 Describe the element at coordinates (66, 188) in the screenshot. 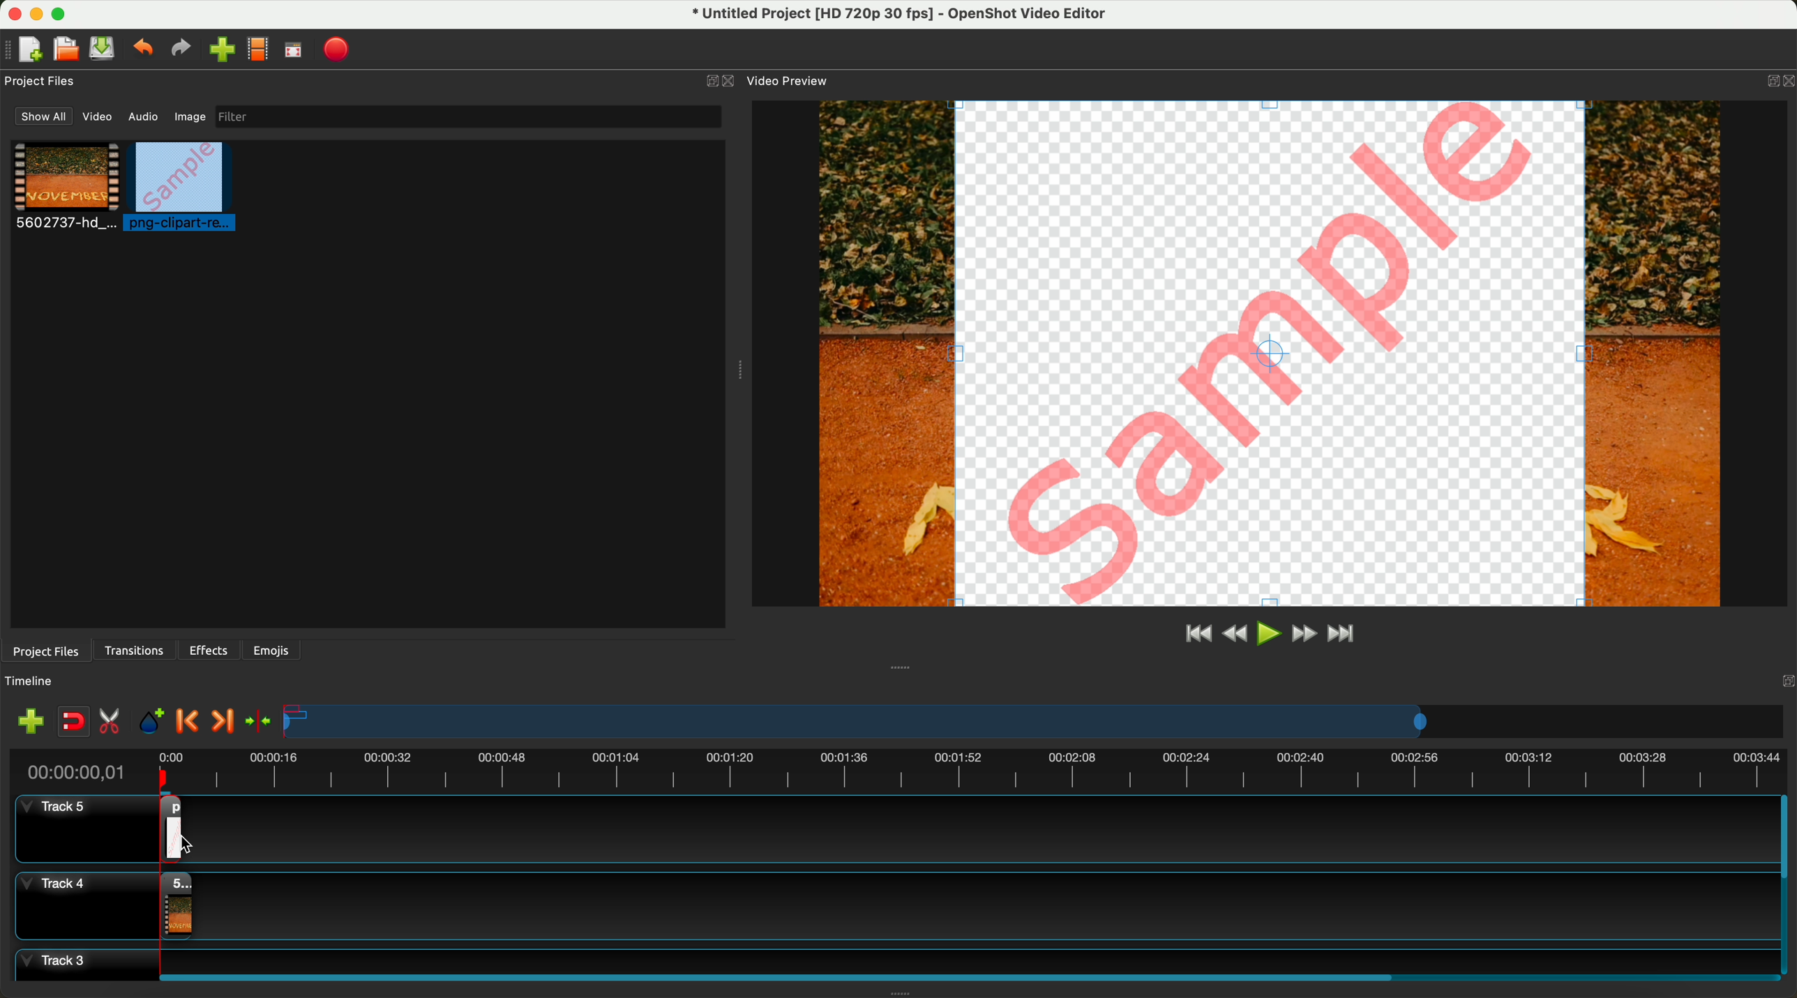

I see `video` at that location.